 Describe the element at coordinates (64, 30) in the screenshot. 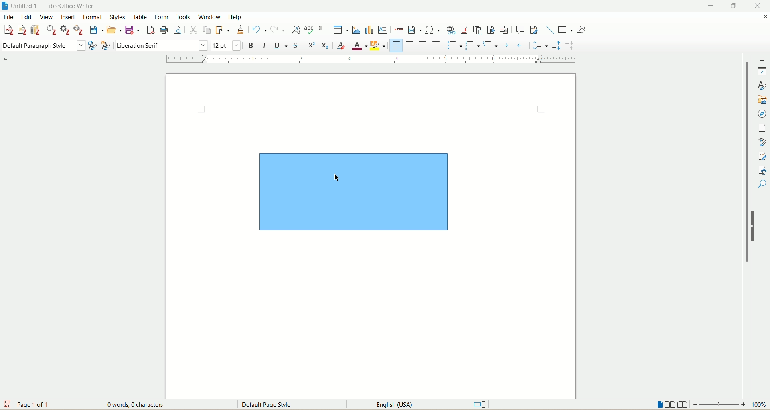

I see `document preferences` at that location.